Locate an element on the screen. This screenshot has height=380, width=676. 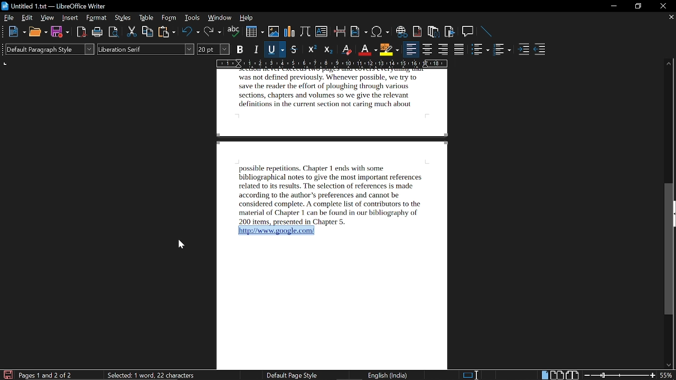
align center is located at coordinates (426, 50).